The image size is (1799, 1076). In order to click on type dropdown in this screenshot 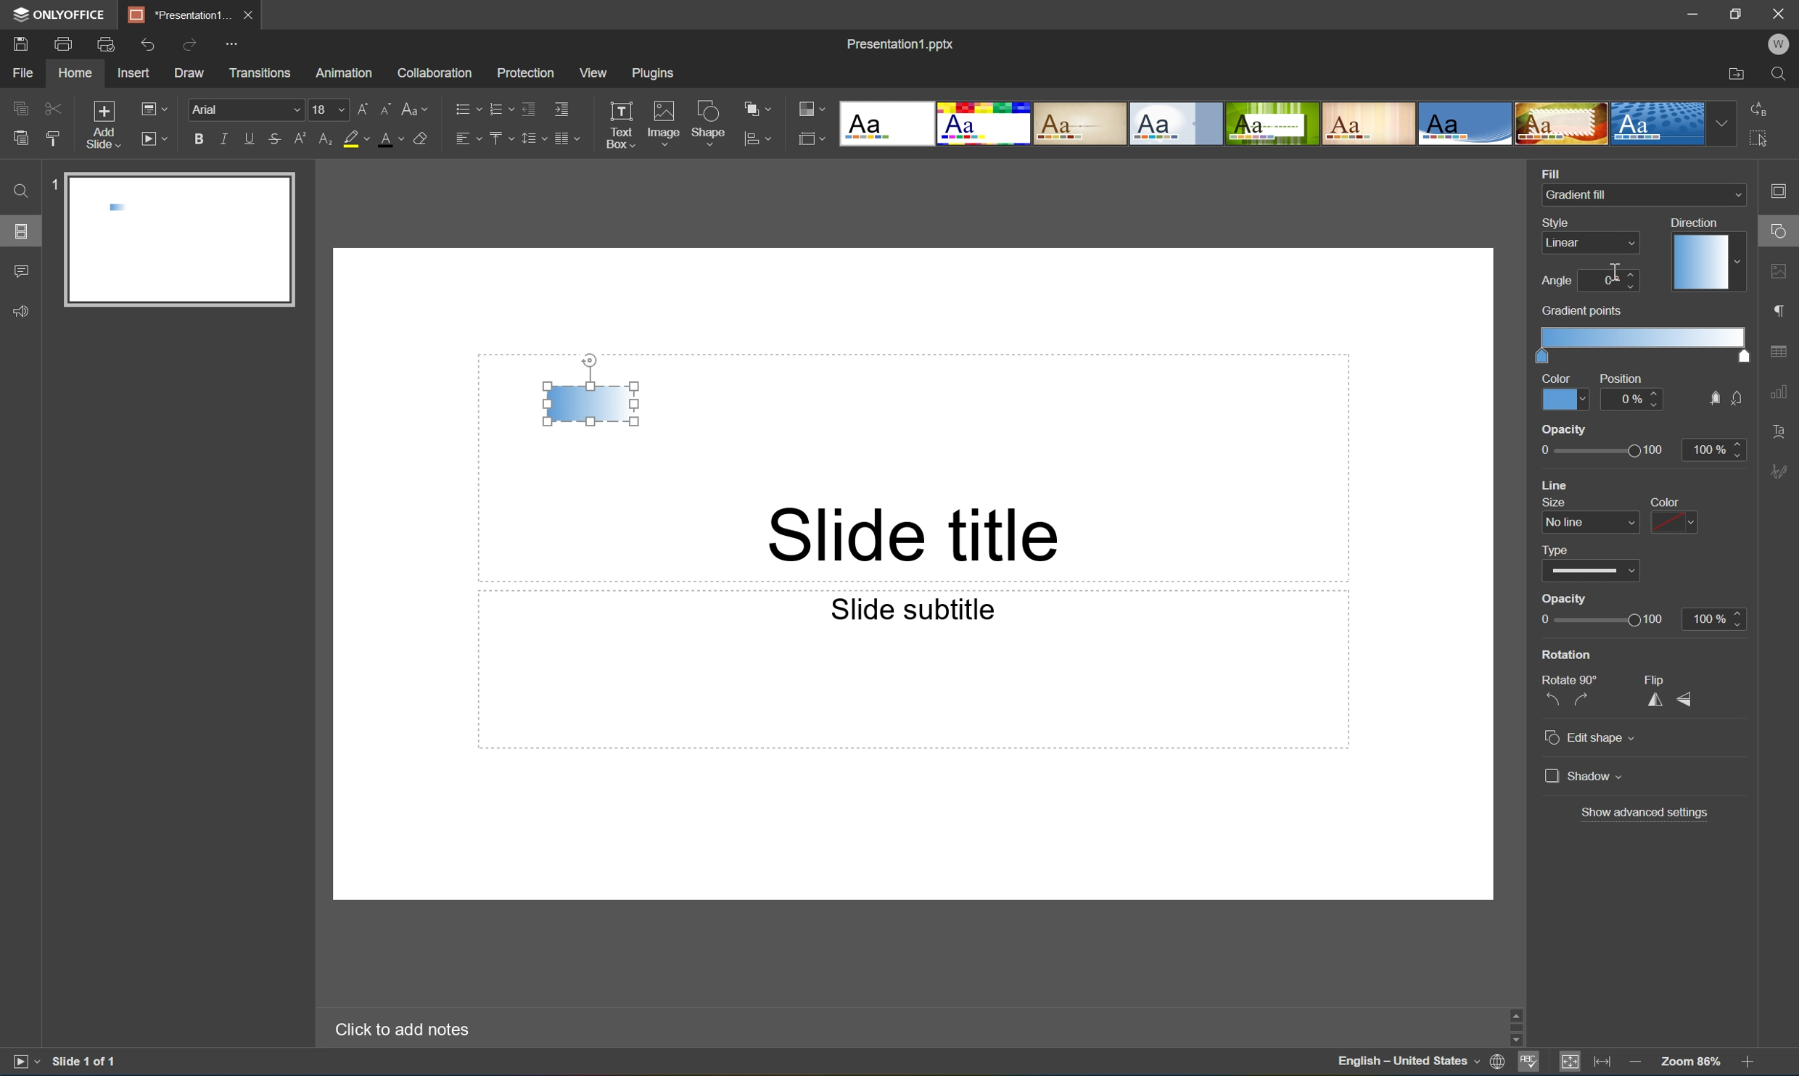, I will do `click(1592, 571)`.